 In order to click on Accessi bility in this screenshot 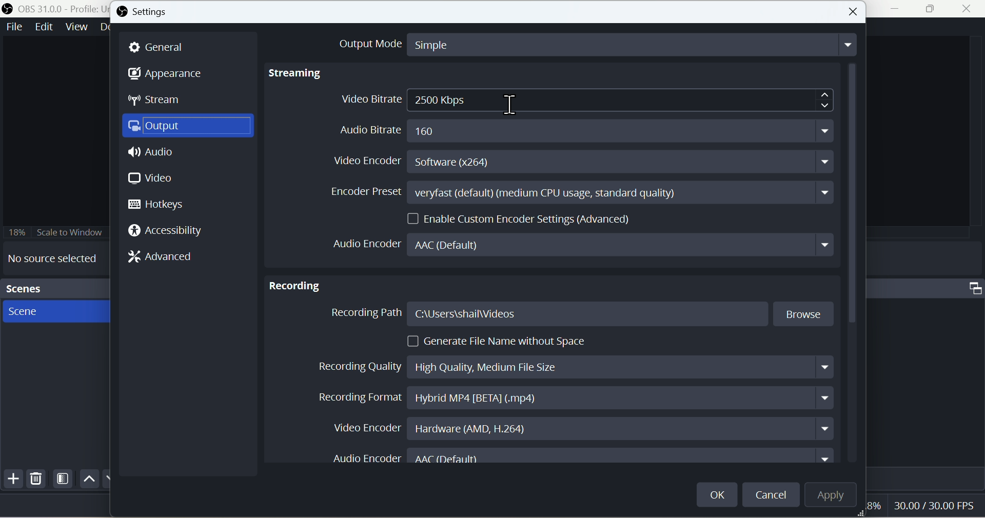, I will do `click(171, 233)`.